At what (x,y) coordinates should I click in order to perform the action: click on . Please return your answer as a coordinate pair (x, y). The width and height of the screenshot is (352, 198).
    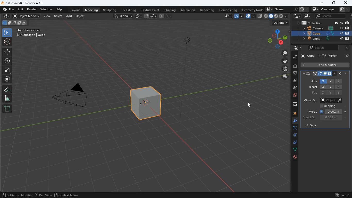
    Looking at the image, I should click on (32, 33).